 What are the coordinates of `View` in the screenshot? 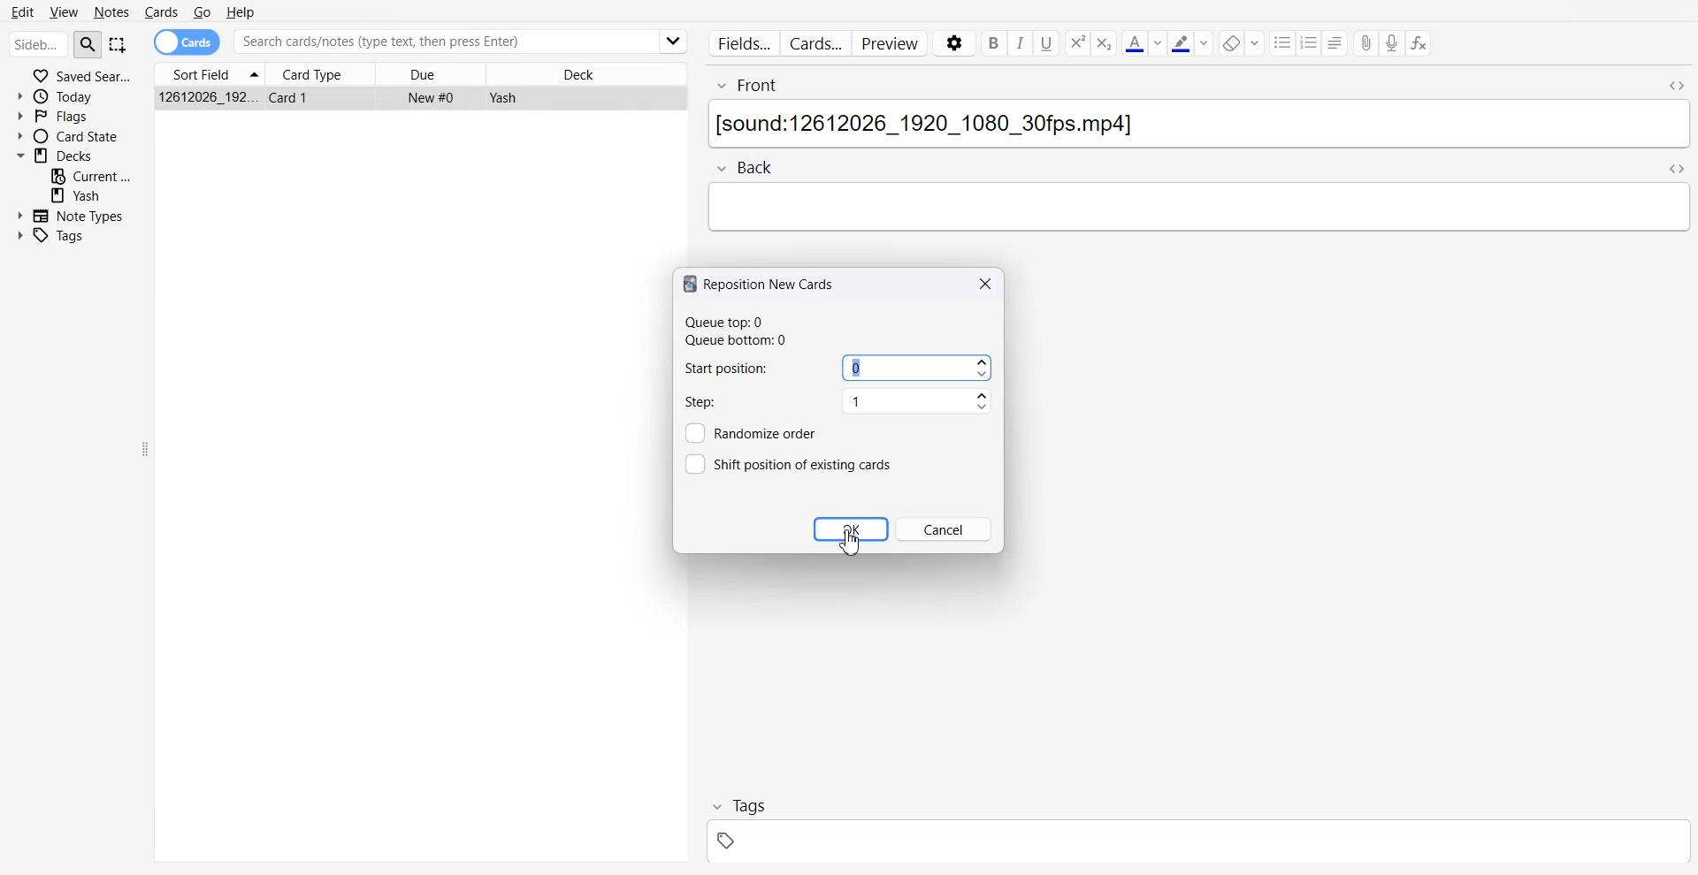 It's located at (63, 11).